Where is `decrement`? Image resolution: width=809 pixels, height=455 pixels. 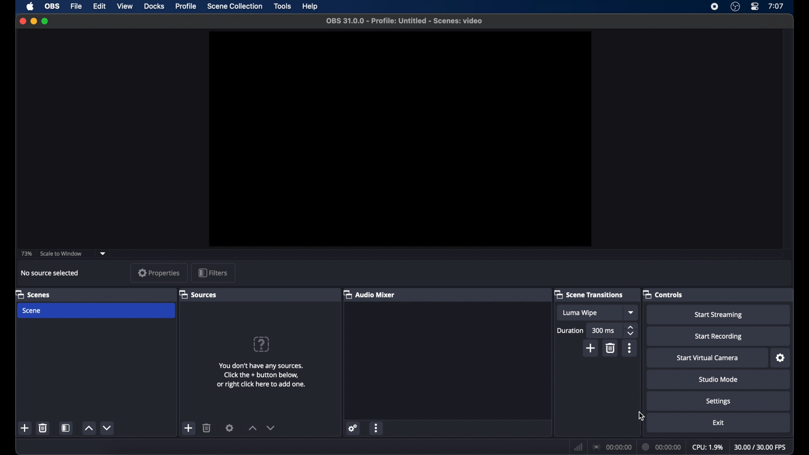 decrement is located at coordinates (107, 428).